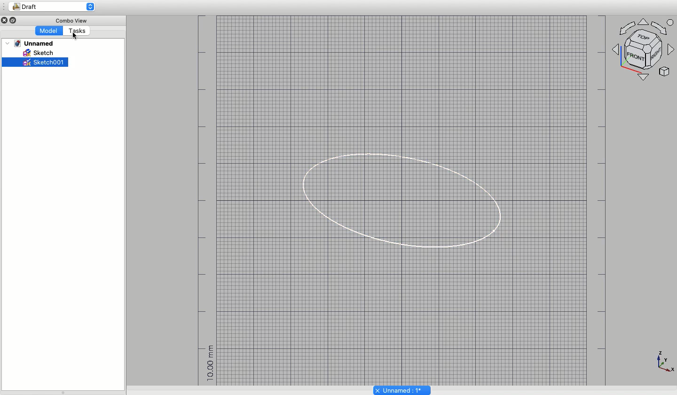 This screenshot has width=677, height=395. Describe the element at coordinates (32, 43) in the screenshot. I see `Unnamed` at that location.